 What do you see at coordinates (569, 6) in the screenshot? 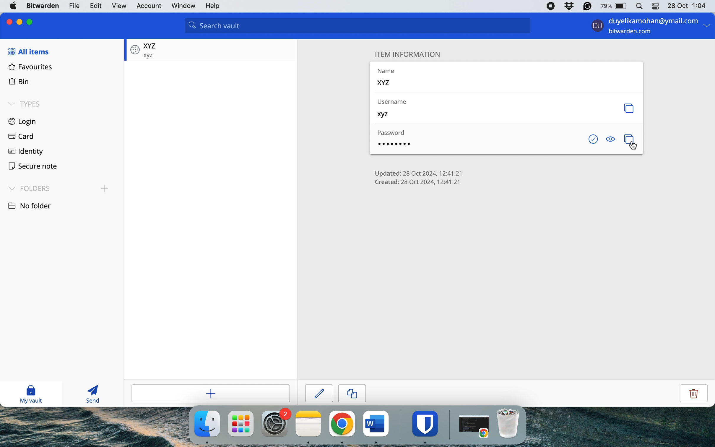
I see `dropbox` at bounding box center [569, 6].